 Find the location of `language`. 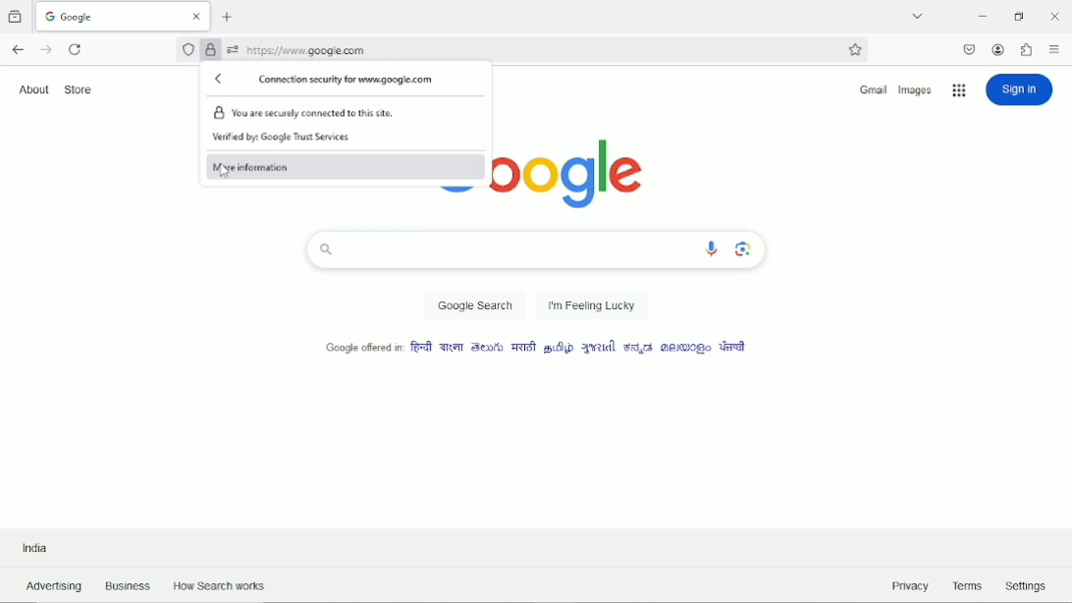

language is located at coordinates (521, 347).